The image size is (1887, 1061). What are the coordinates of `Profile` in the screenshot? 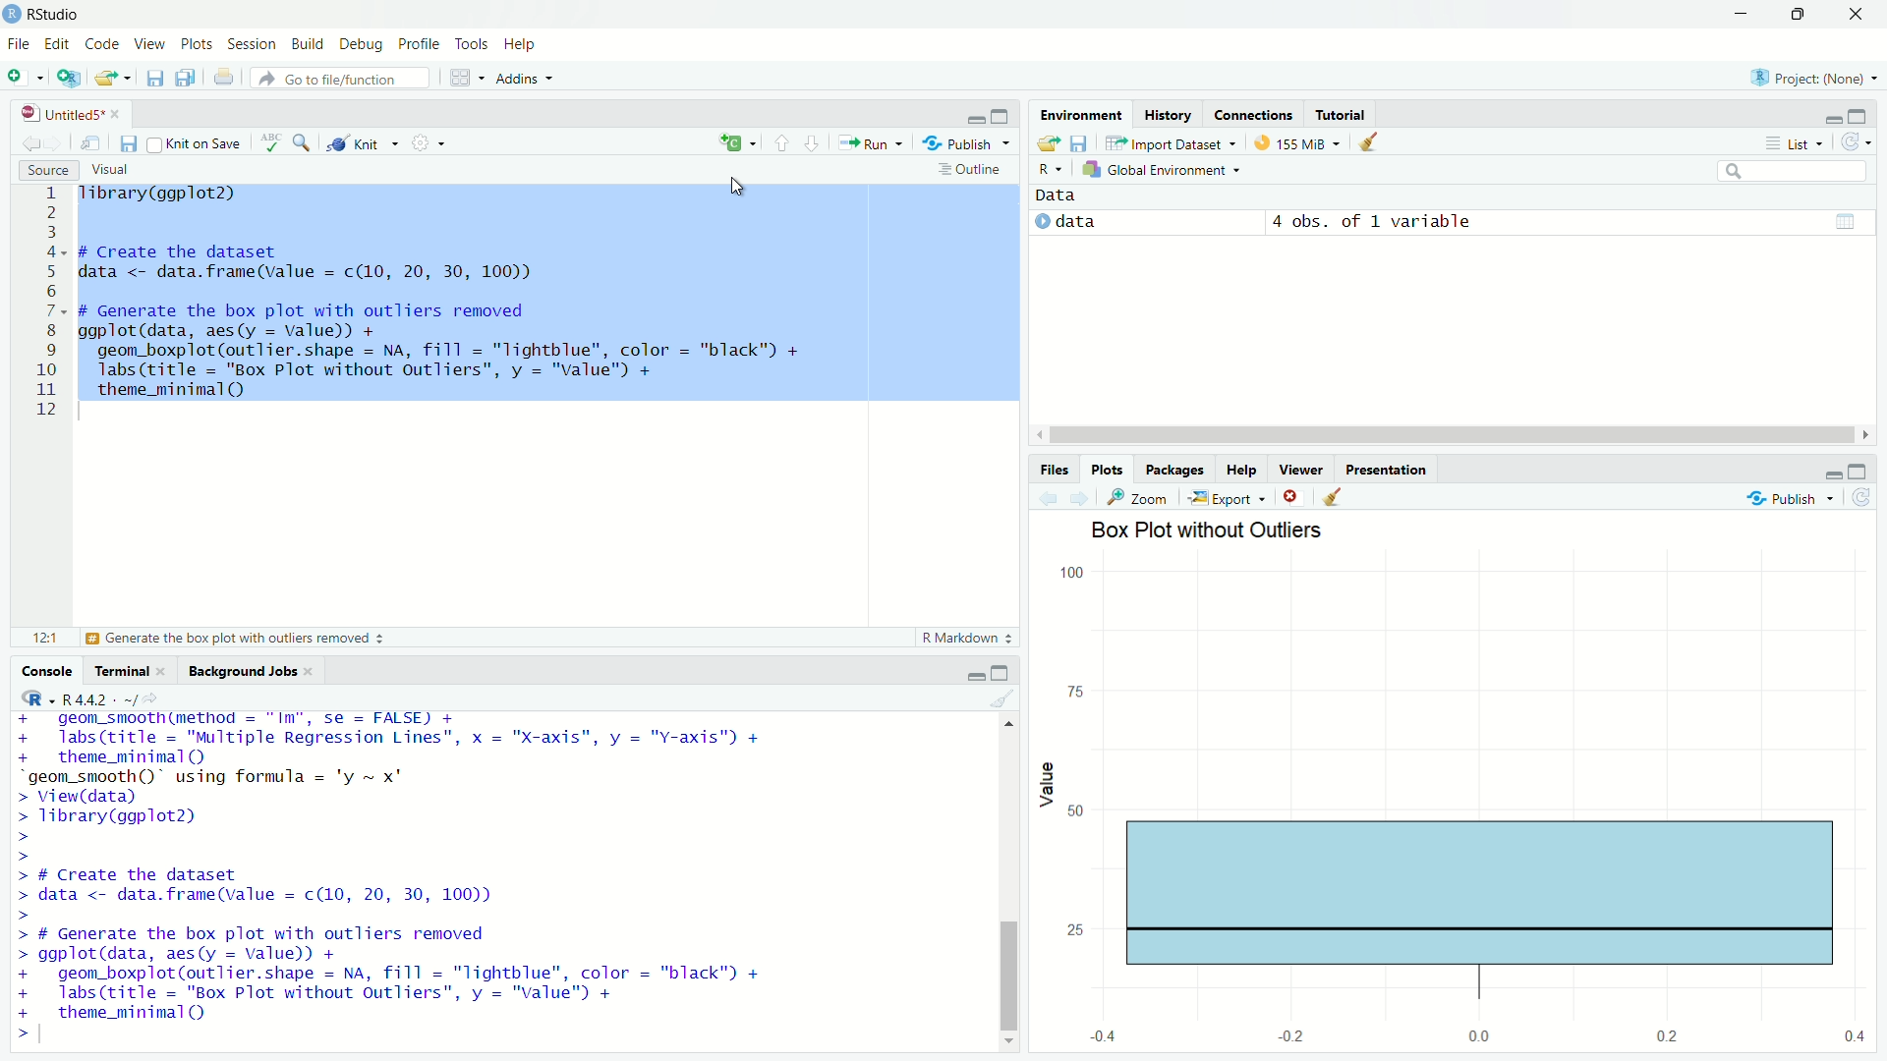 It's located at (423, 45).